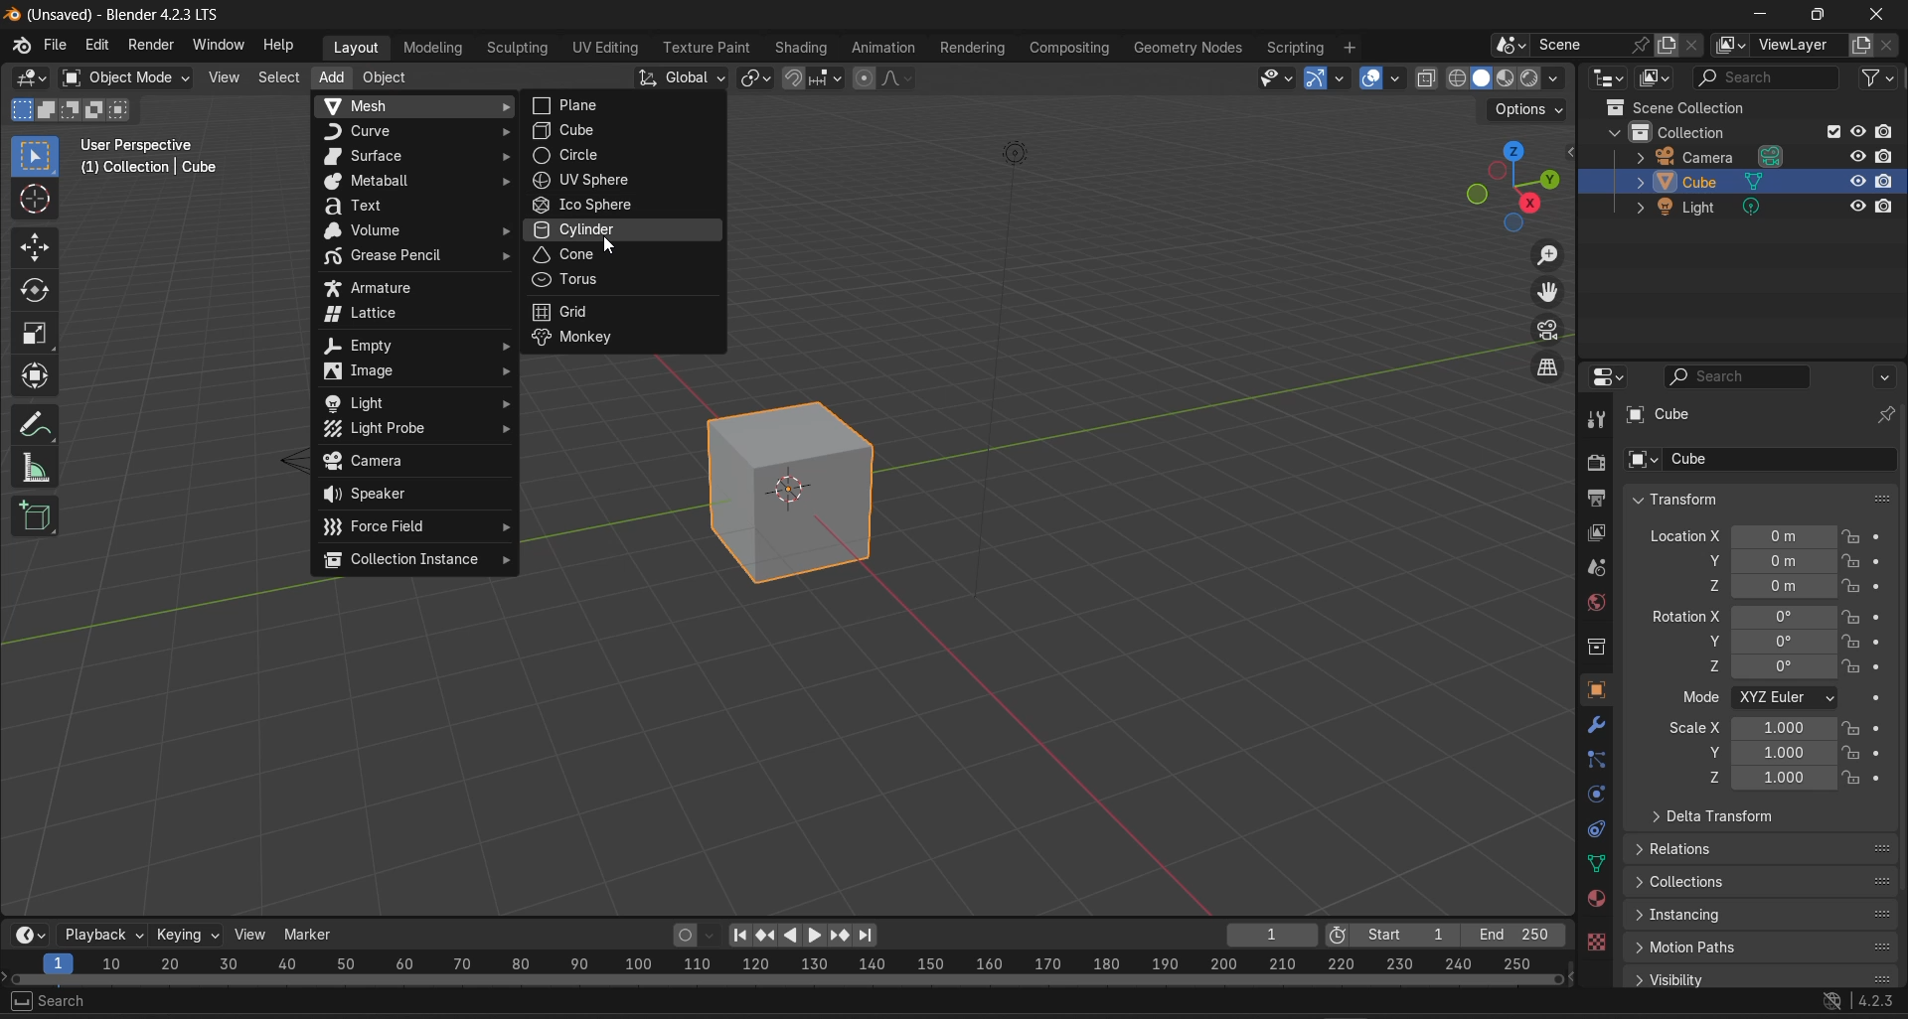  I want to click on name object data-block, so click(1779, 459).